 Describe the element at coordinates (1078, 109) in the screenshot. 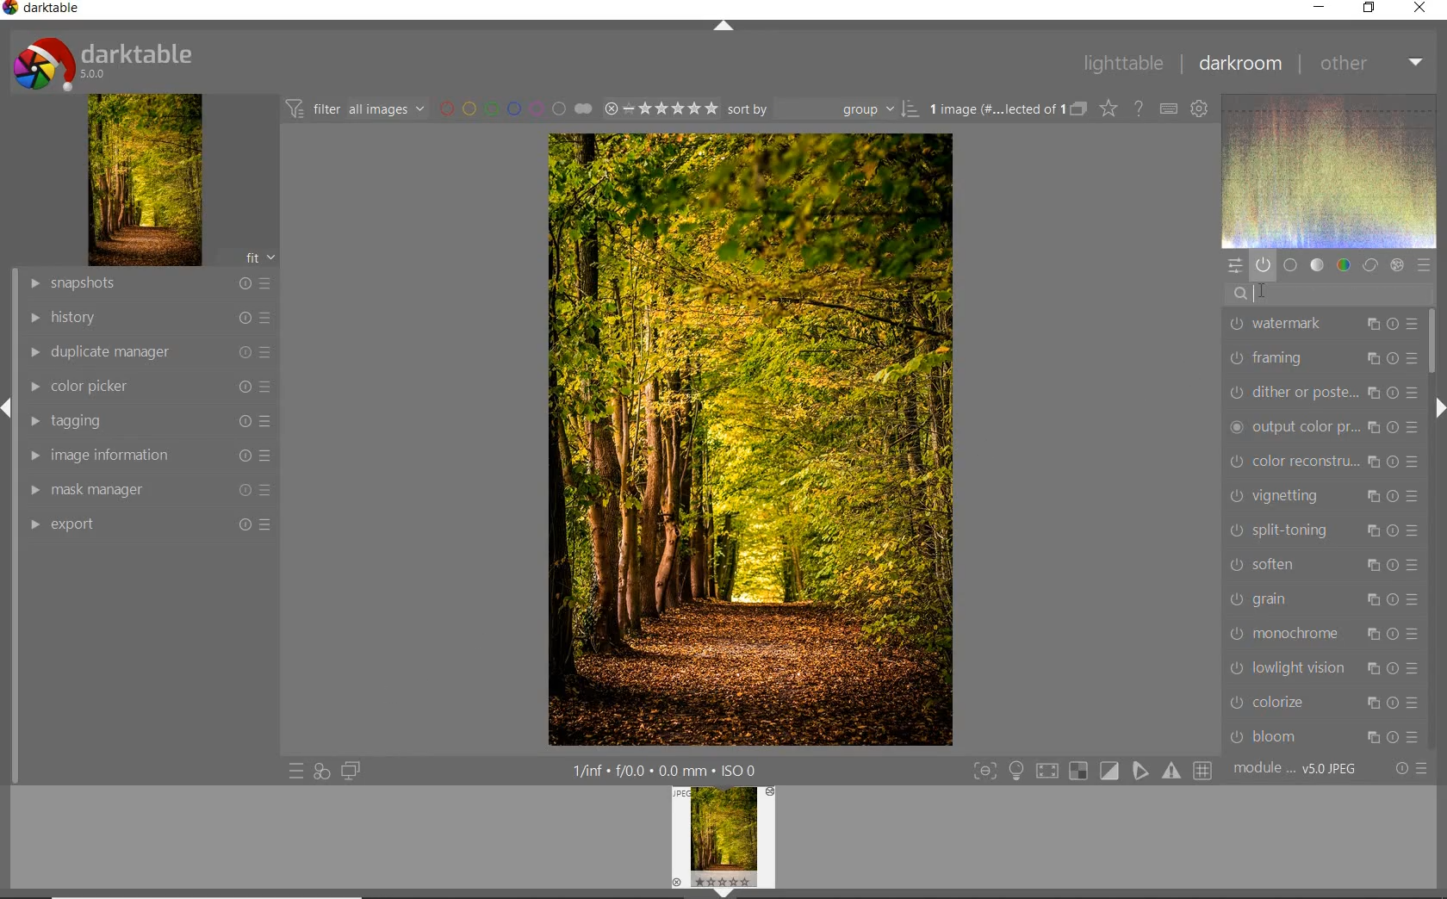

I see `collapse grouped image` at that location.